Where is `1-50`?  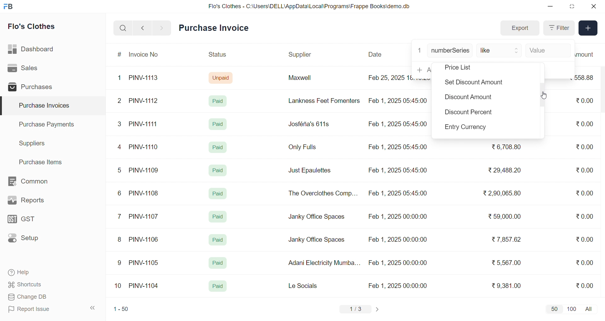
1-50 is located at coordinates (121, 310).